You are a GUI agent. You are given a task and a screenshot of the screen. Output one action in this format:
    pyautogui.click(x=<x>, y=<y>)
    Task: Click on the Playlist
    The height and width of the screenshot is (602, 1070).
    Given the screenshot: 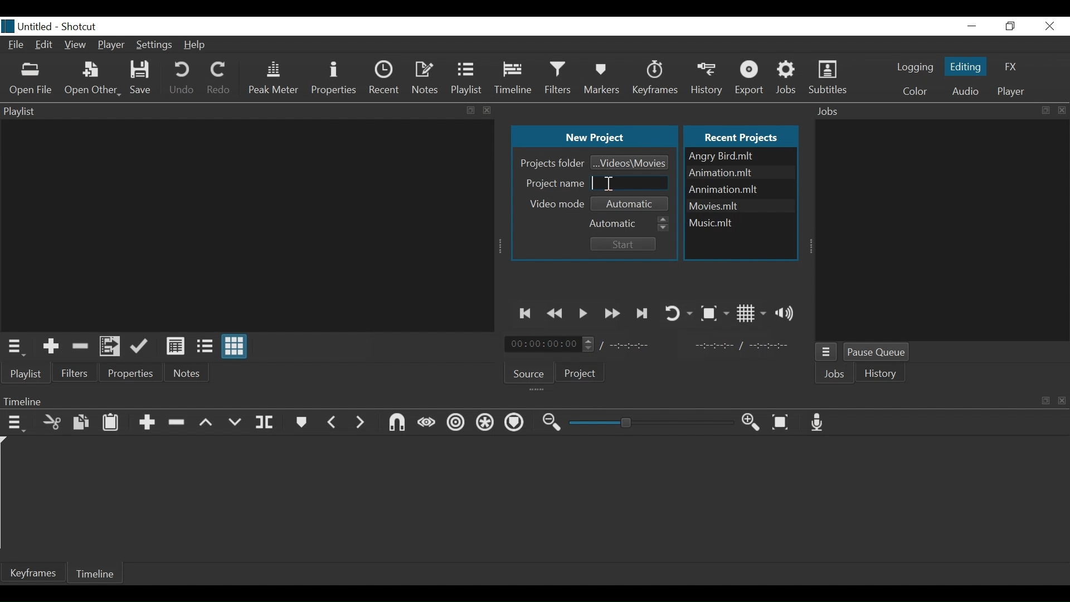 What is the action you would take?
    pyautogui.click(x=468, y=78)
    